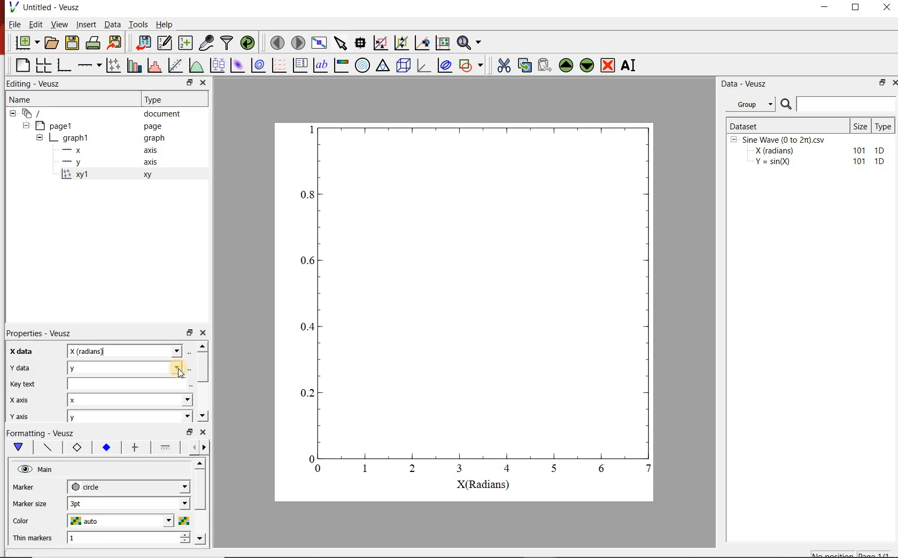  Describe the element at coordinates (156, 98) in the screenshot. I see `Type` at that location.